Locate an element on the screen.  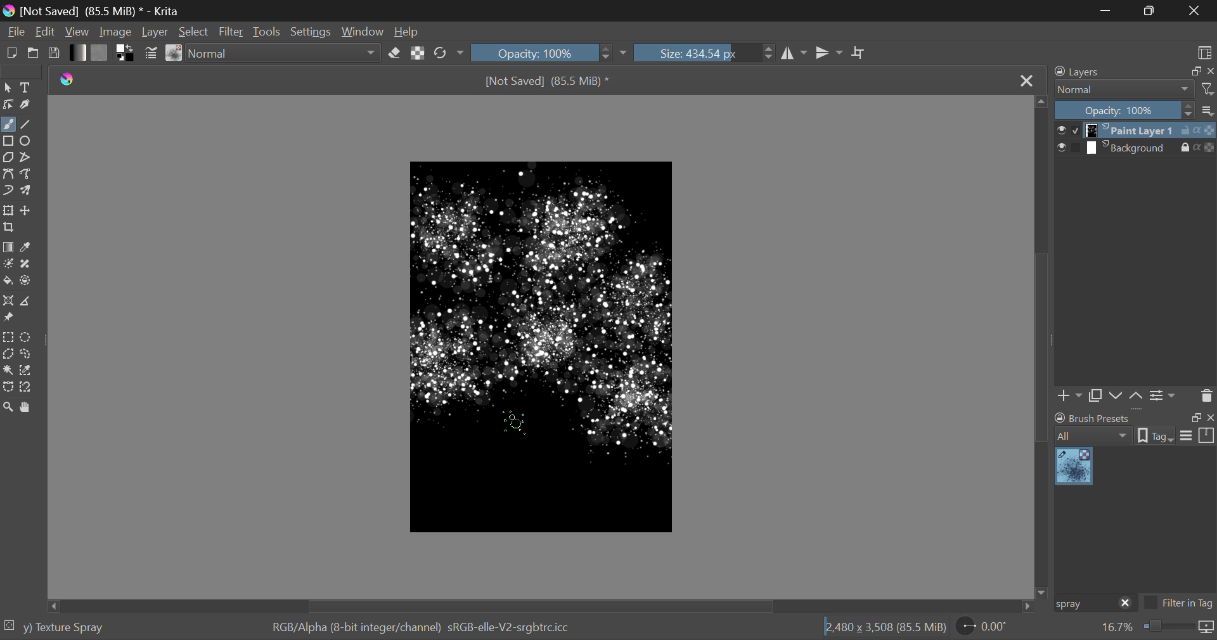
more is located at coordinates (1208, 110).